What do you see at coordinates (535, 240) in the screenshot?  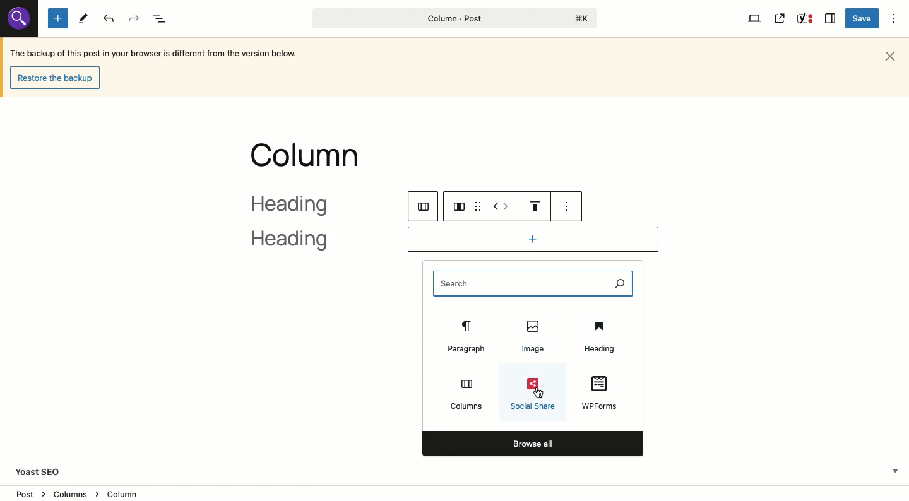 I see `Add block` at bounding box center [535, 240].